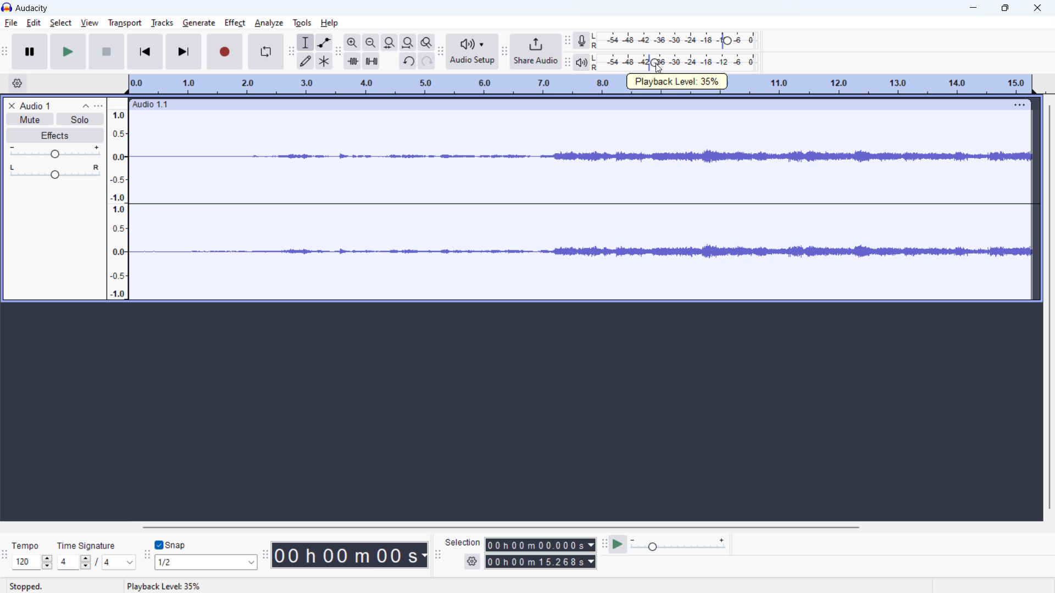 This screenshot has width=1055, height=593. Describe the element at coordinates (54, 171) in the screenshot. I see `pan: center` at that location.